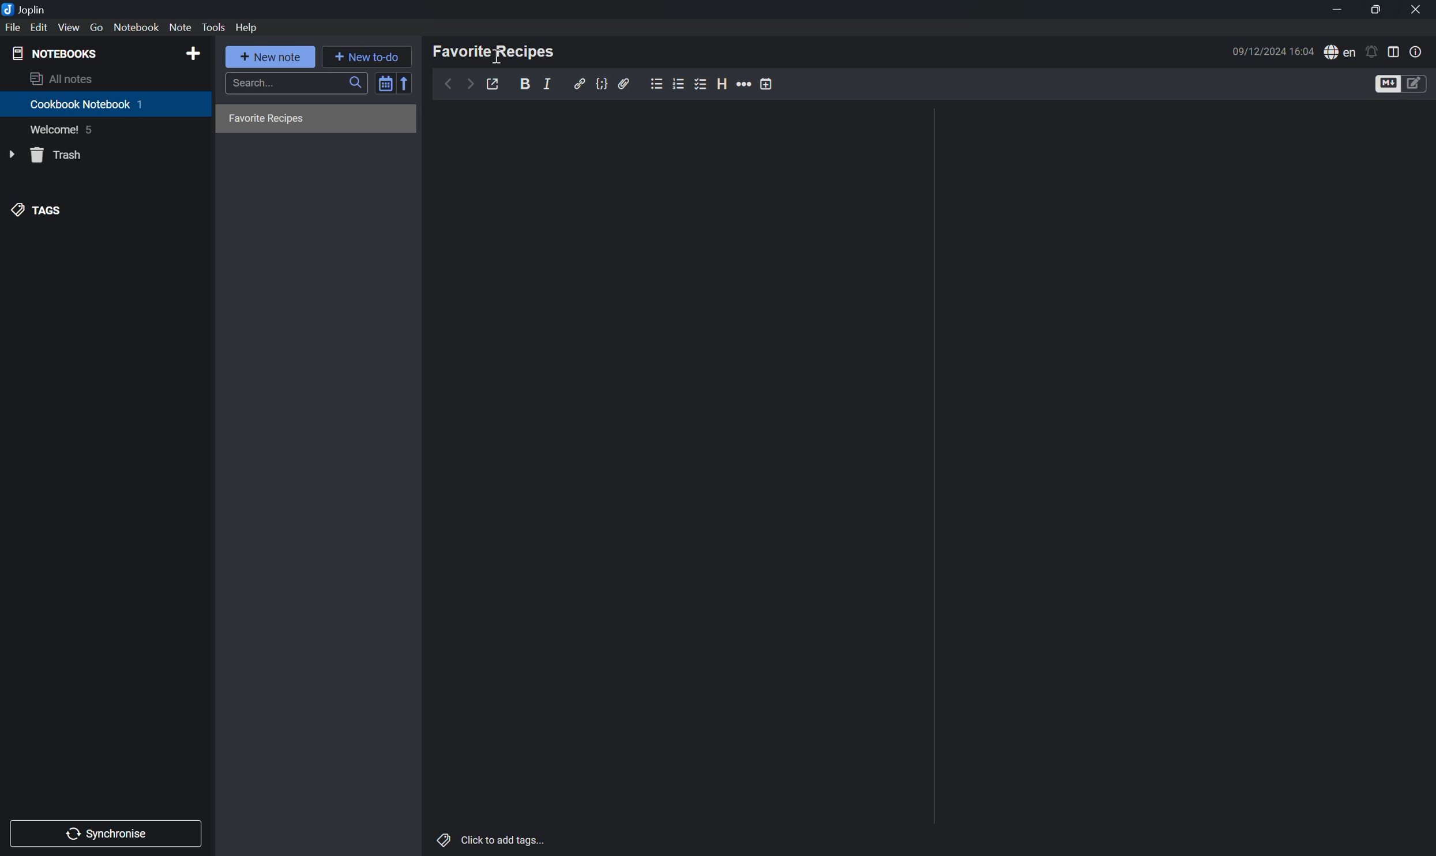 This screenshot has width=1436, height=856. I want to click on Favorite recipies, so click(268, 119).